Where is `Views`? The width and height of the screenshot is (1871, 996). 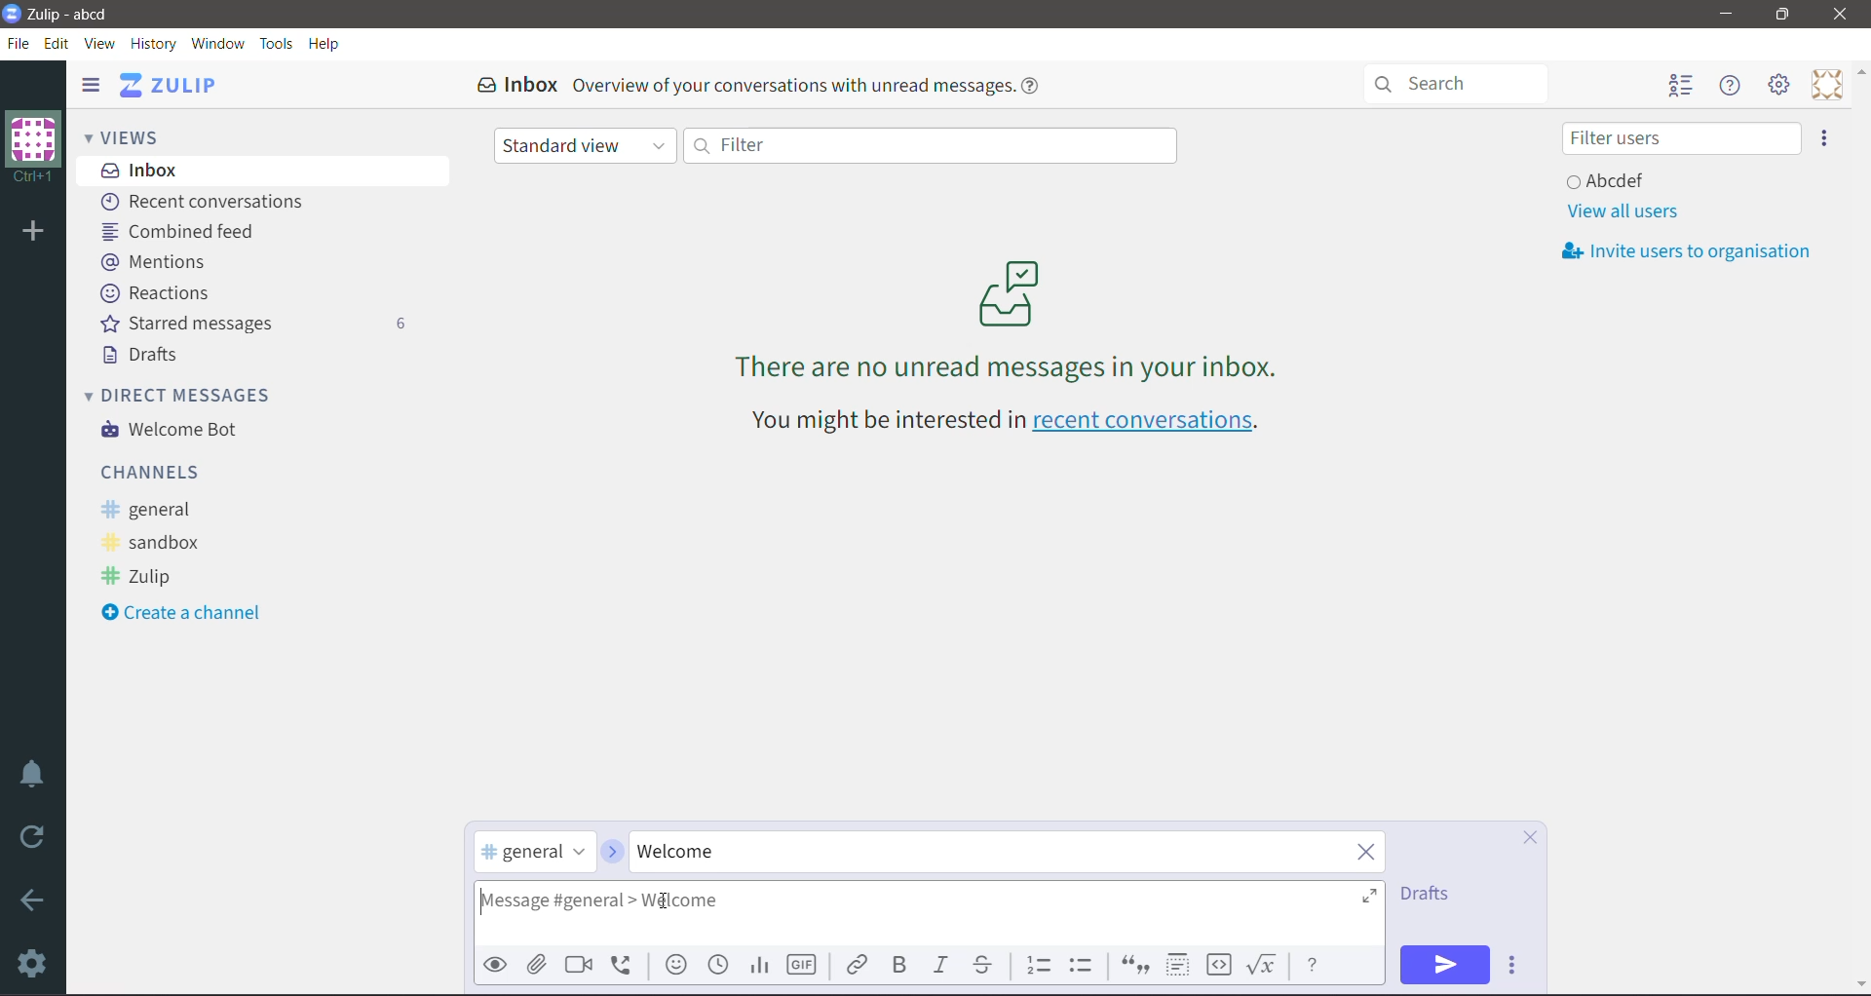
Views is located at coordinates (136, 135).